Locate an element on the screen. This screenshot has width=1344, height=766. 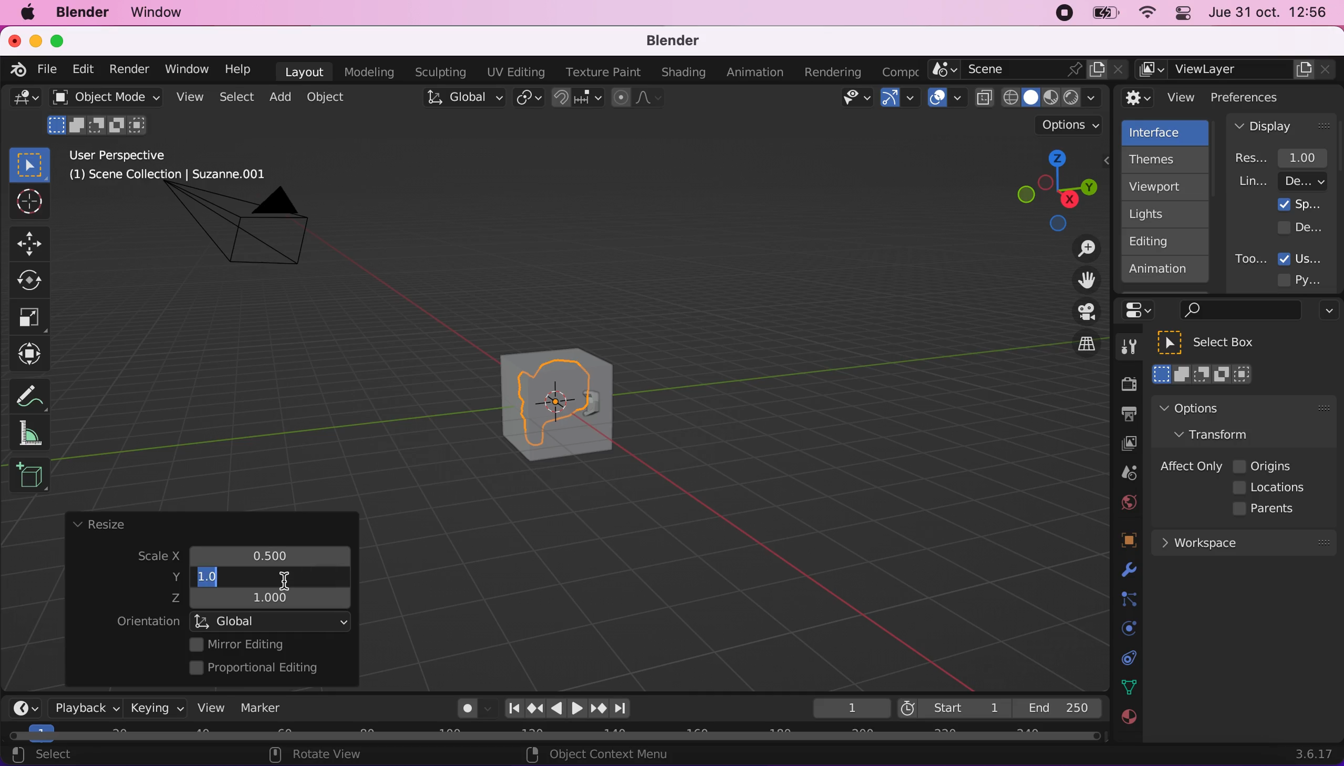
view is located at coordinates (207, 707).